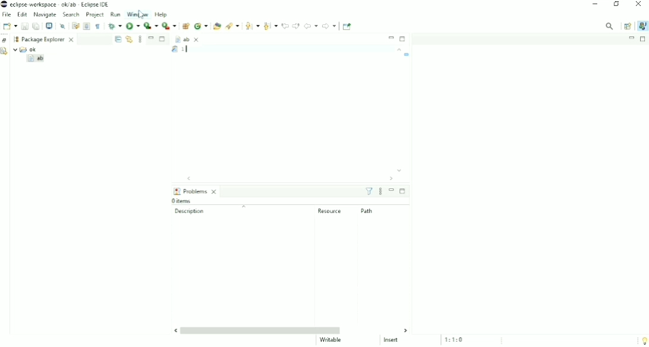 This screenshot has width=649, height=347. I want to click on Save All, so click(36, 26).